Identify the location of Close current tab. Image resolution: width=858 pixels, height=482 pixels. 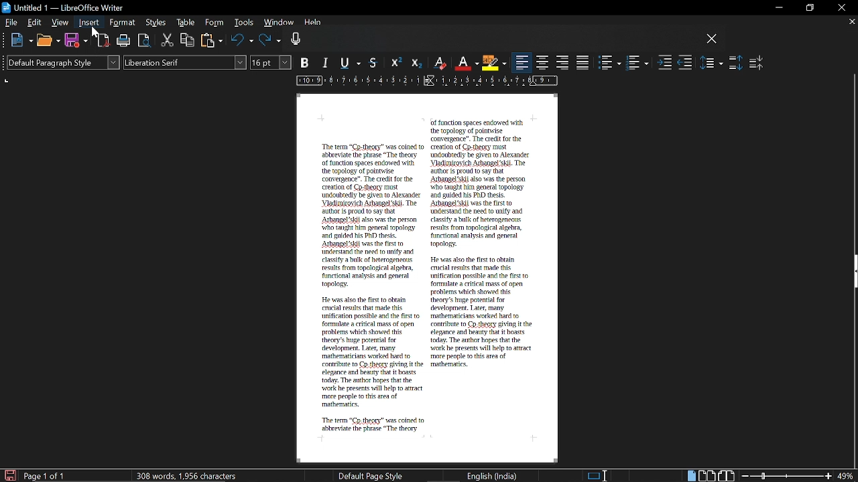
(851, 21).